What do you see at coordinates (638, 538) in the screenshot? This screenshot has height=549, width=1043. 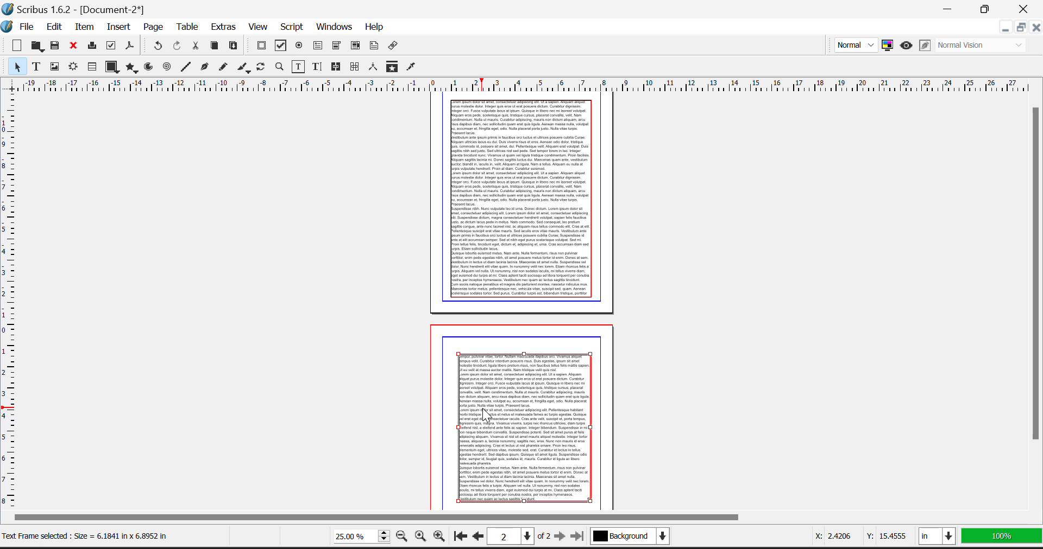 I see `Background` at bounding box center [638, 538].